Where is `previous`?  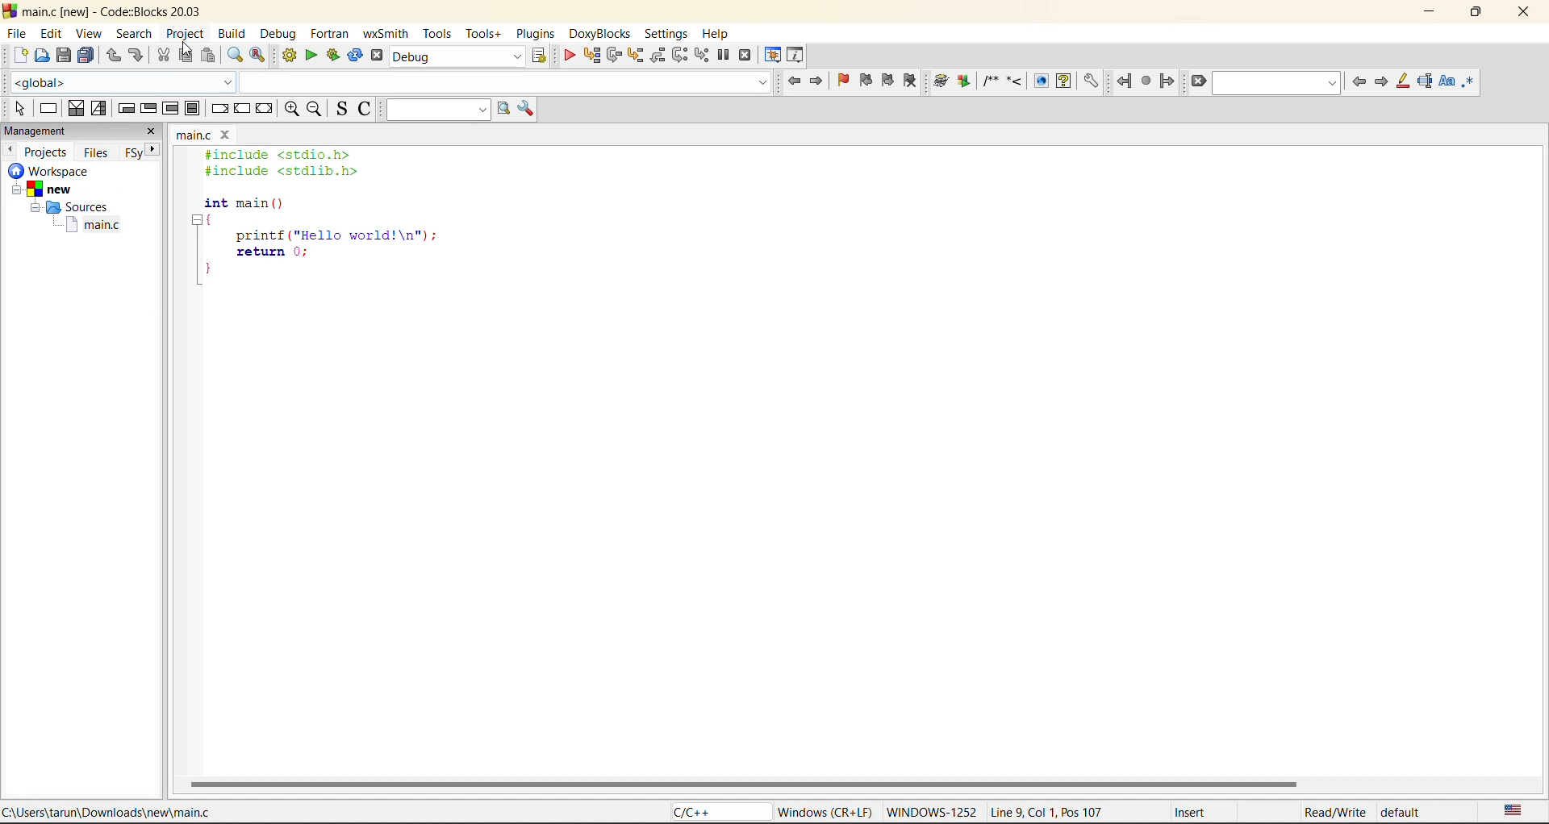 previous is located at coordinates (1359, 83).